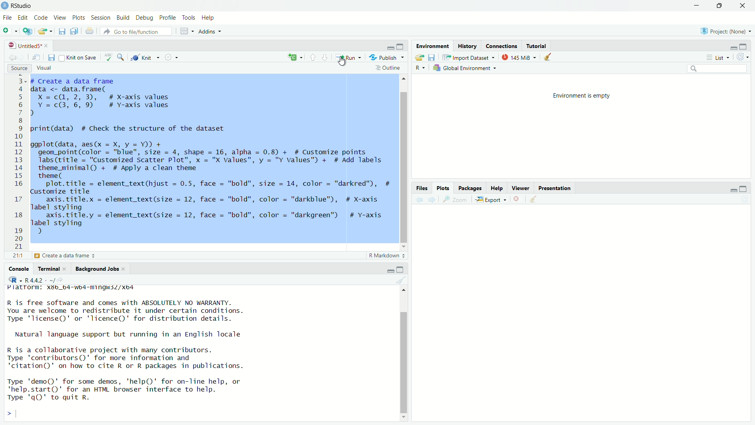 The height and width of the screenshot is (425, 755). What do you see at coordinates (698, 6) in the screenshot?
I see `minimize` at bounding box center [698, 6].